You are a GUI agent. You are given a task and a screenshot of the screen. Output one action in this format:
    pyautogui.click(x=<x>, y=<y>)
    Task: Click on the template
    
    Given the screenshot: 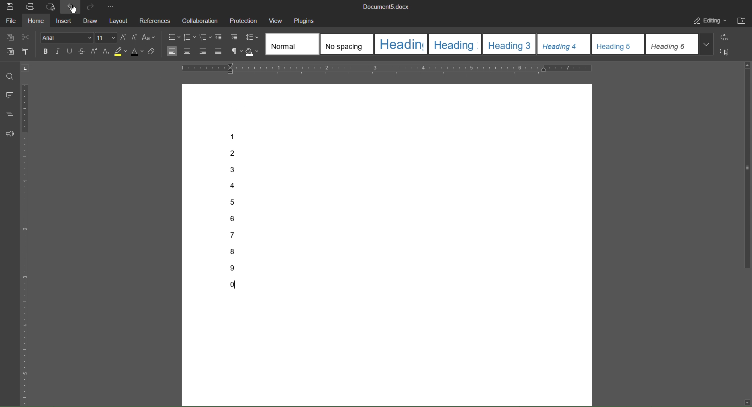 What is the action you would take?
    pyautogui.click(x=618, y=44)
    